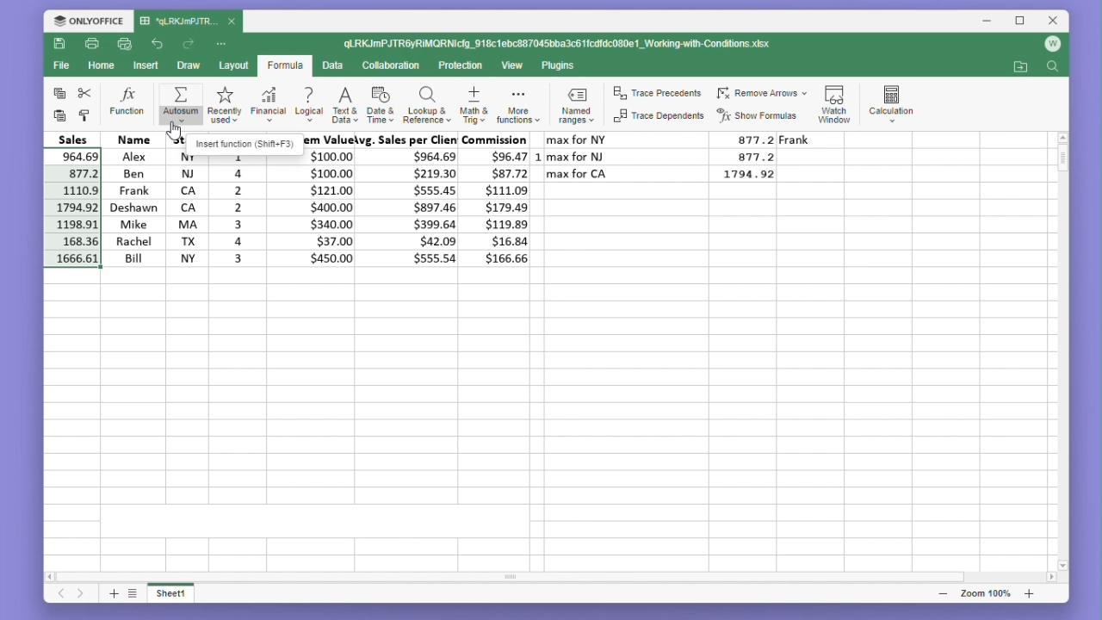 The image size is (1102, 620). Describe the element at coordinates (222, 103) in the screenshot. I see `Recently used` at that location.